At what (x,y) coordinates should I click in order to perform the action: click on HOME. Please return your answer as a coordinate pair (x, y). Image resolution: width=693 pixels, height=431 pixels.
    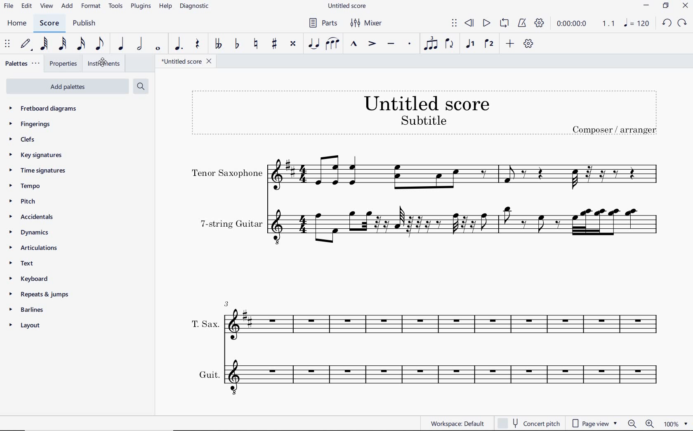
    Looking at the image, I should click on (17, 24).